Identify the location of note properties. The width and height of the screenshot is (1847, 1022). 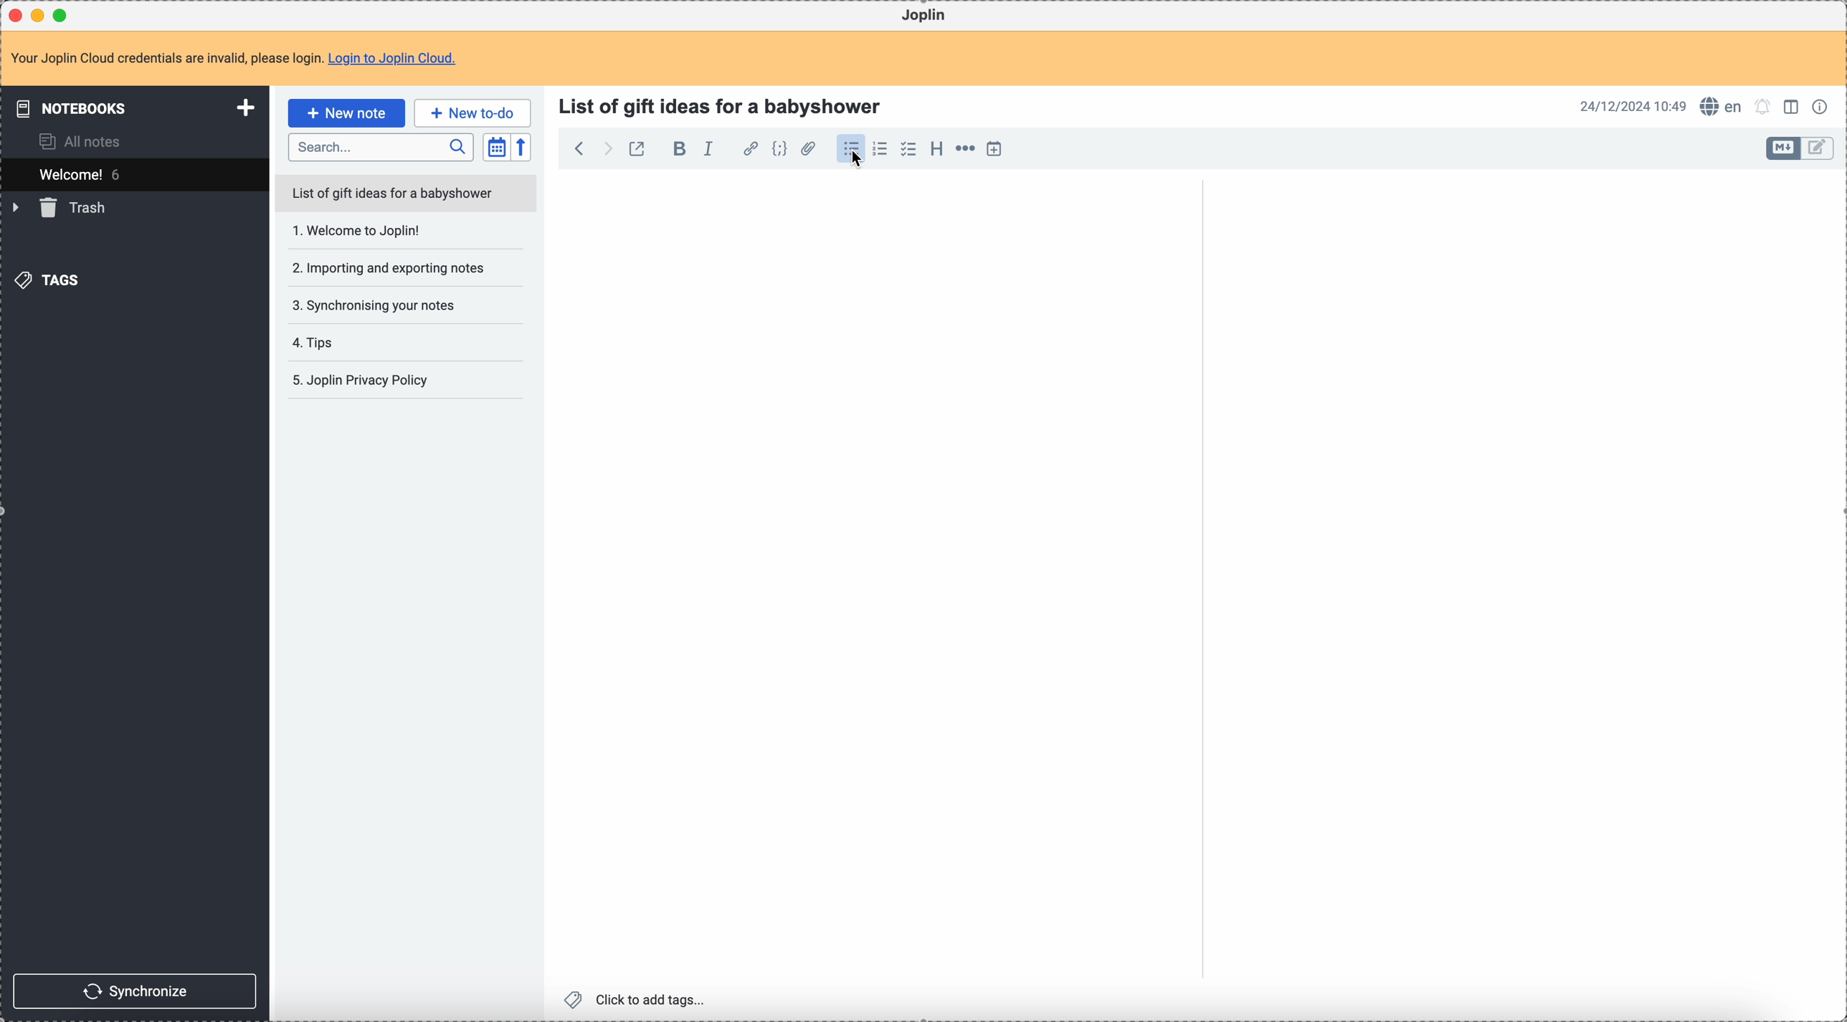
(1823, 105).